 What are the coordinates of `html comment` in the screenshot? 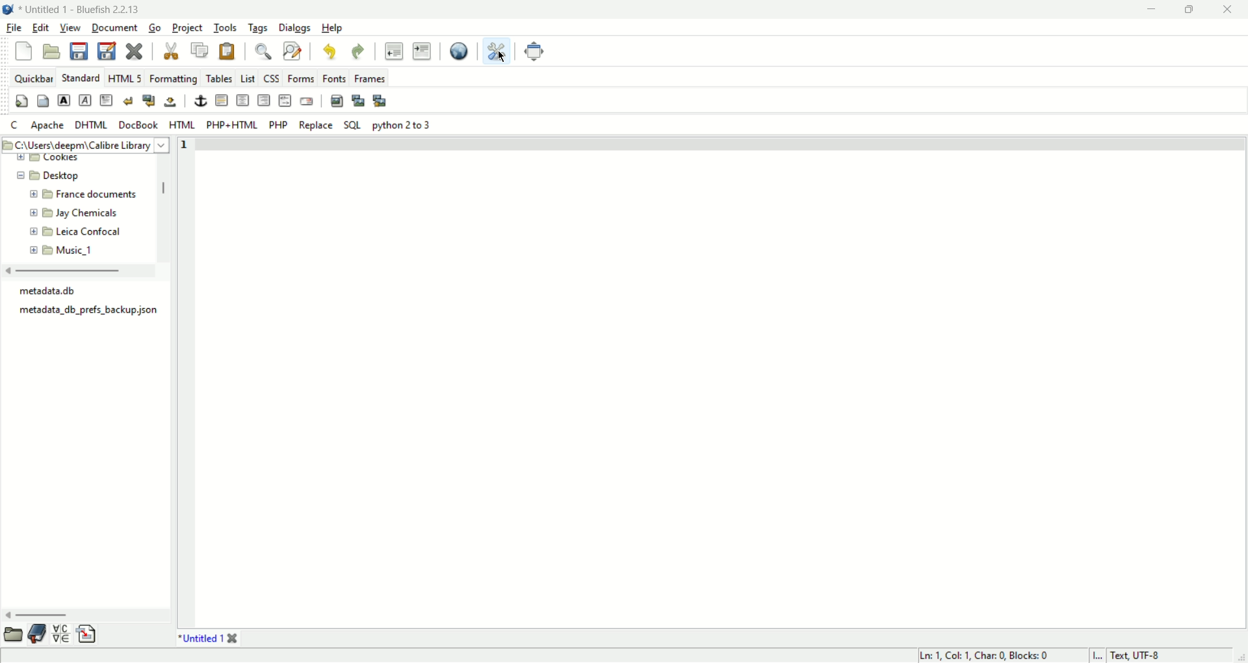 It's located at (285, 101).